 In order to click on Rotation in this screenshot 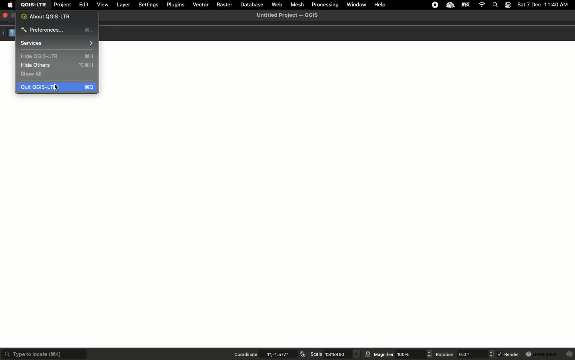, I will do `click(463, 354)`.